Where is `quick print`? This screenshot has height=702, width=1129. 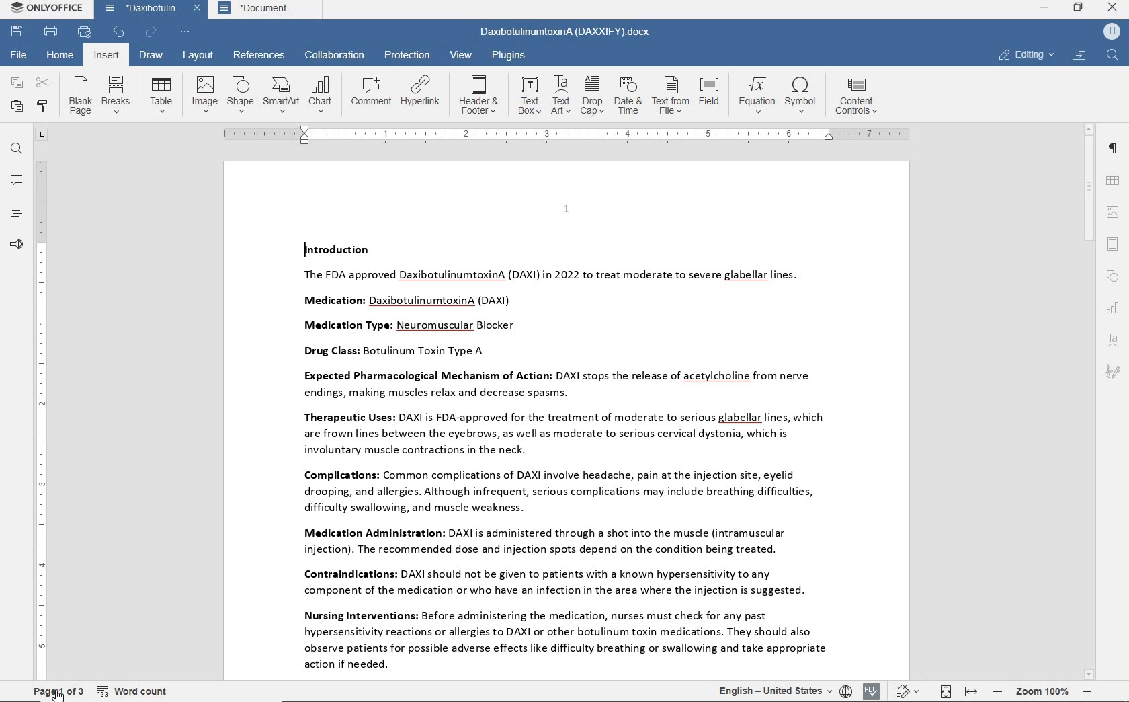
quick print is located at coordinates (85, 32).